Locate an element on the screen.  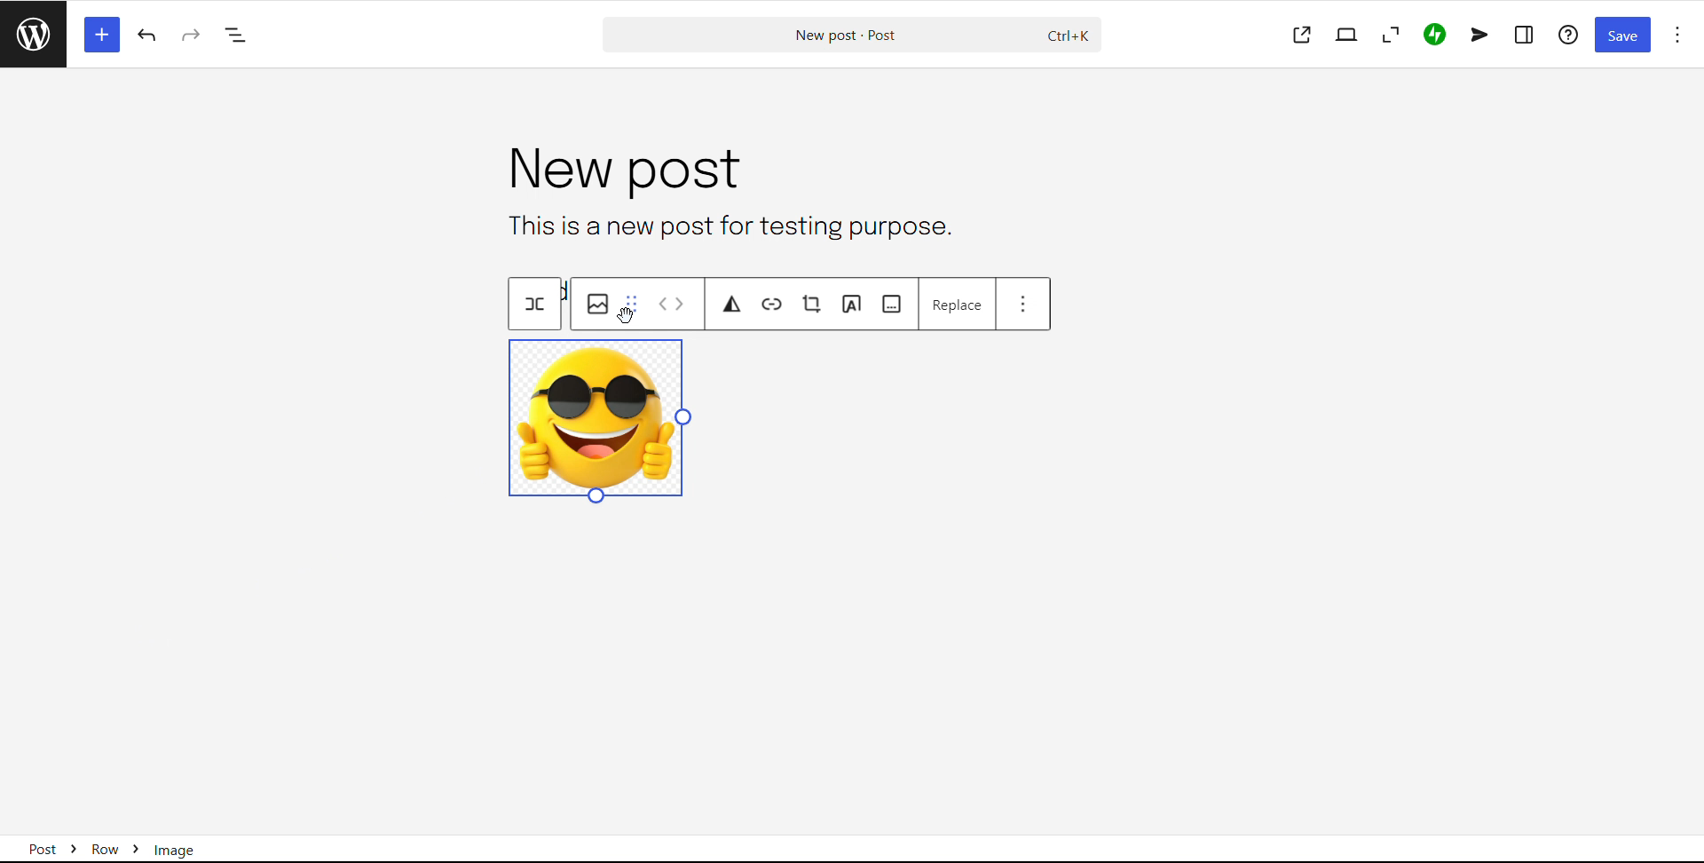
view post is located at coordinates (1302, 36).